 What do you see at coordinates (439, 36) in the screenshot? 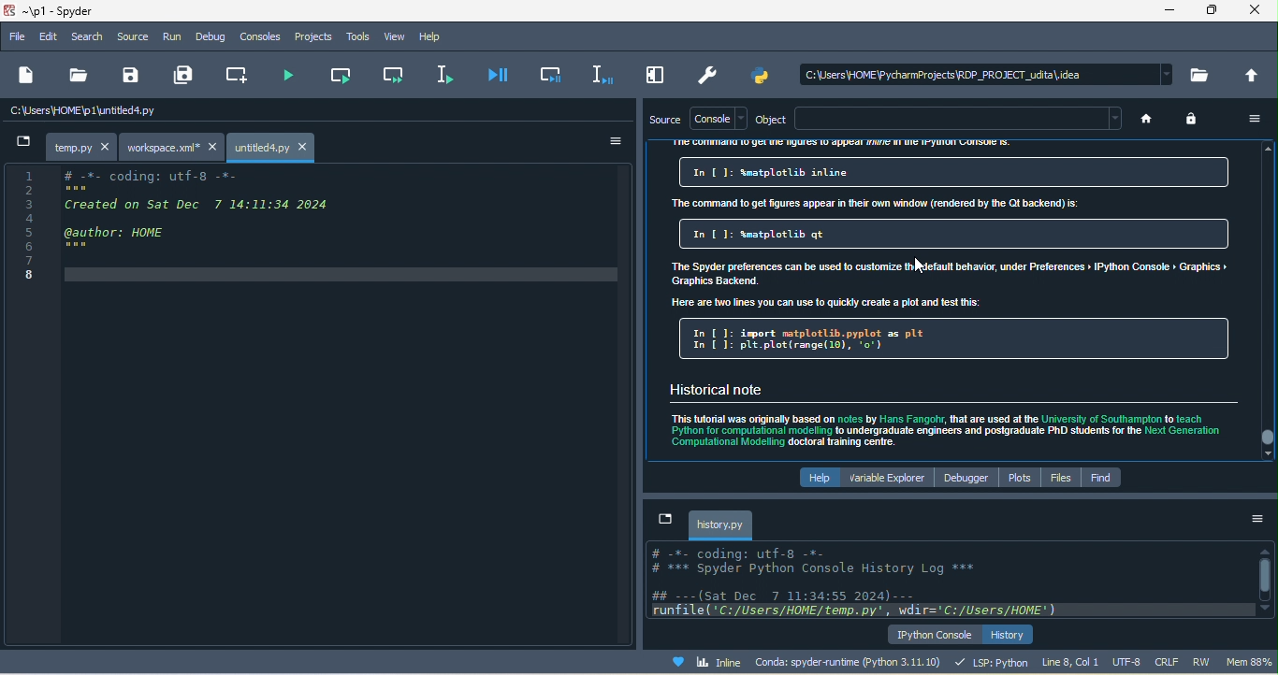
I see `help` at bounding box center [439, 36].